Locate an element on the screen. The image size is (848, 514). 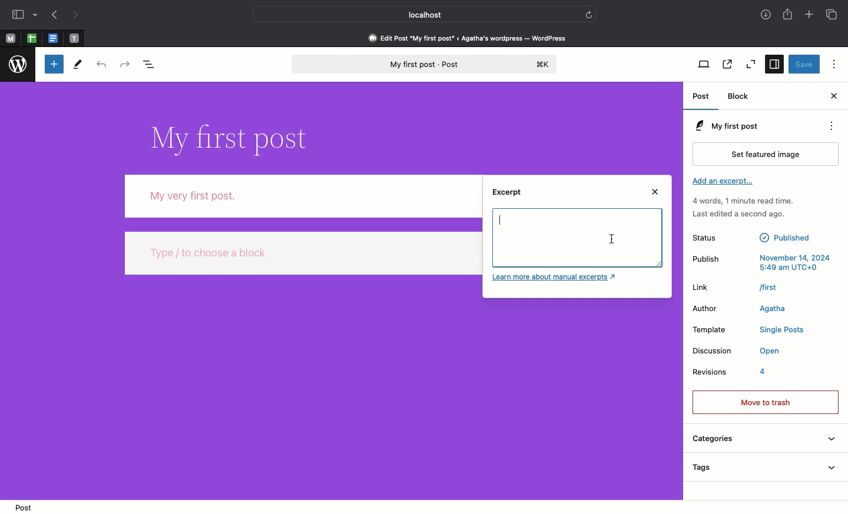
Save is located at coordinates (804, 65).